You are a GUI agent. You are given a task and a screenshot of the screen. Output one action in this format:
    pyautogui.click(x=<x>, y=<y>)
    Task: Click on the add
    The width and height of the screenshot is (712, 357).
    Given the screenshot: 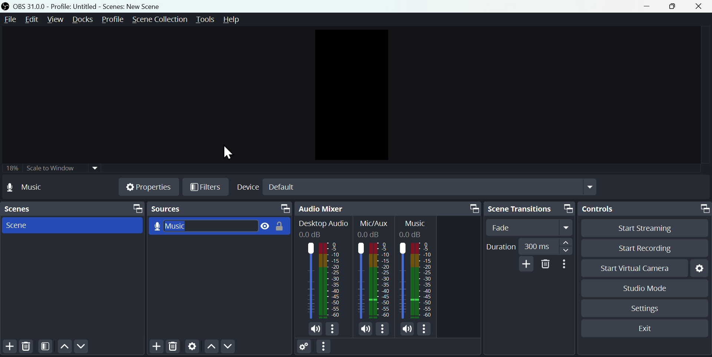 What is the action you would take?
    pyautogui.click(x=527, y=263)
    